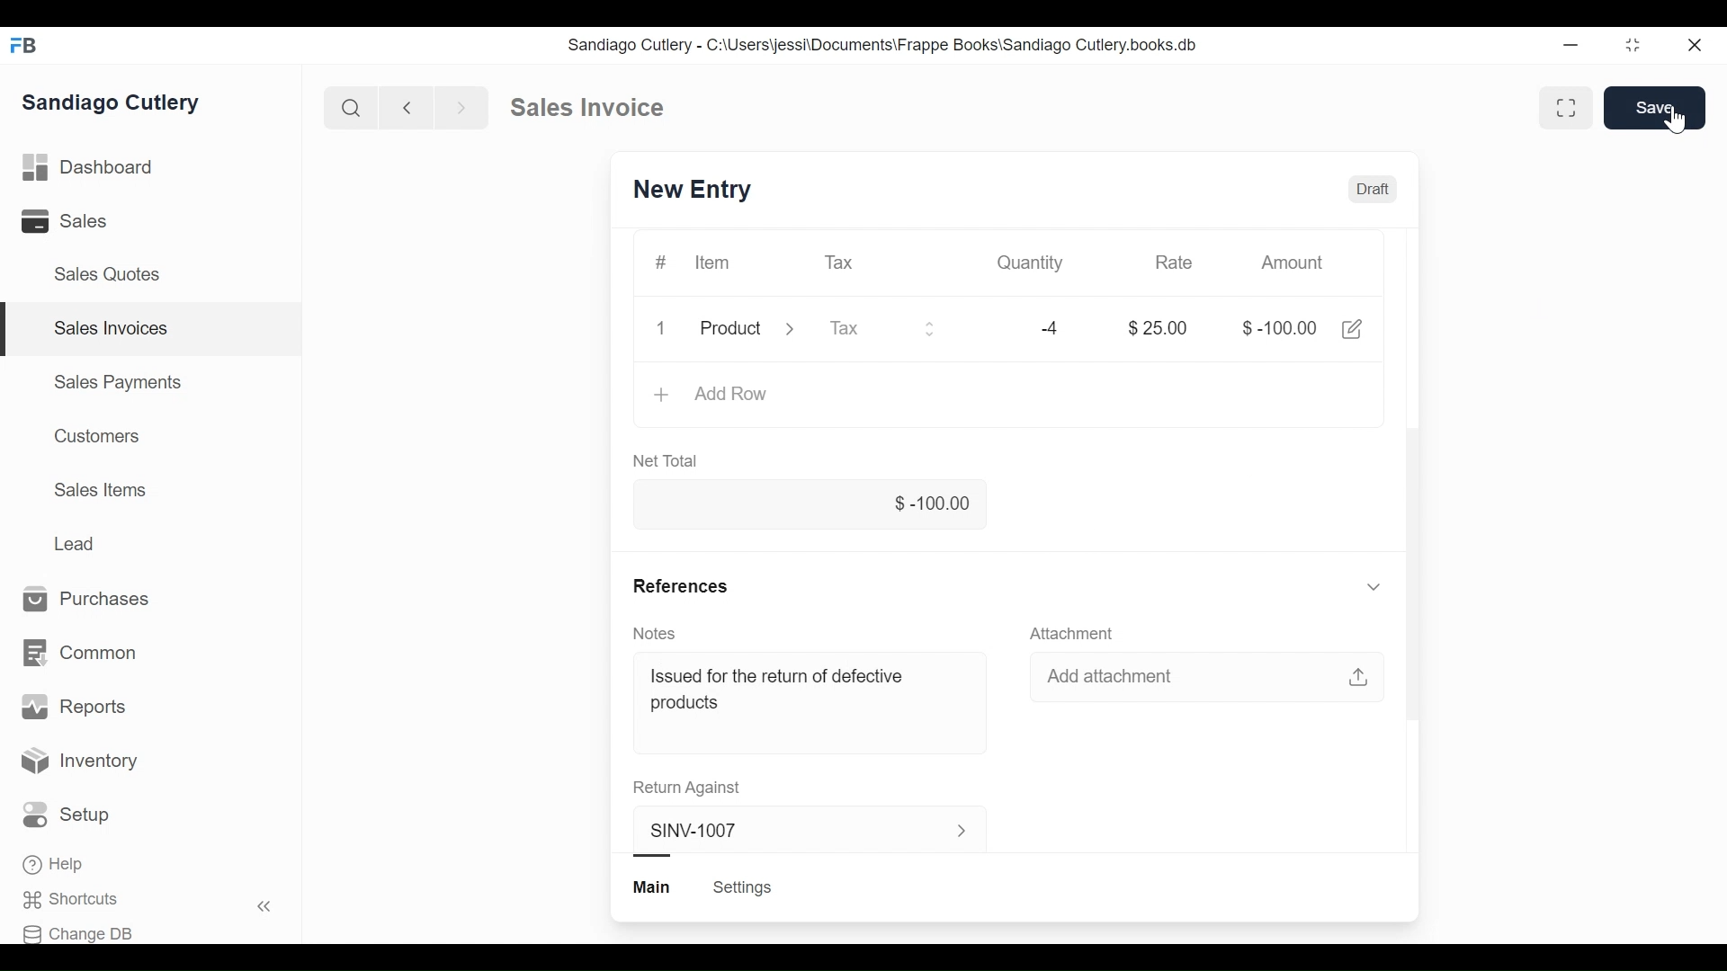 The image size is (1727, 971). What do you see at coordinates (1351, 329) in the screenshot?
I see `Edit` at bounding box center [1351, 329].